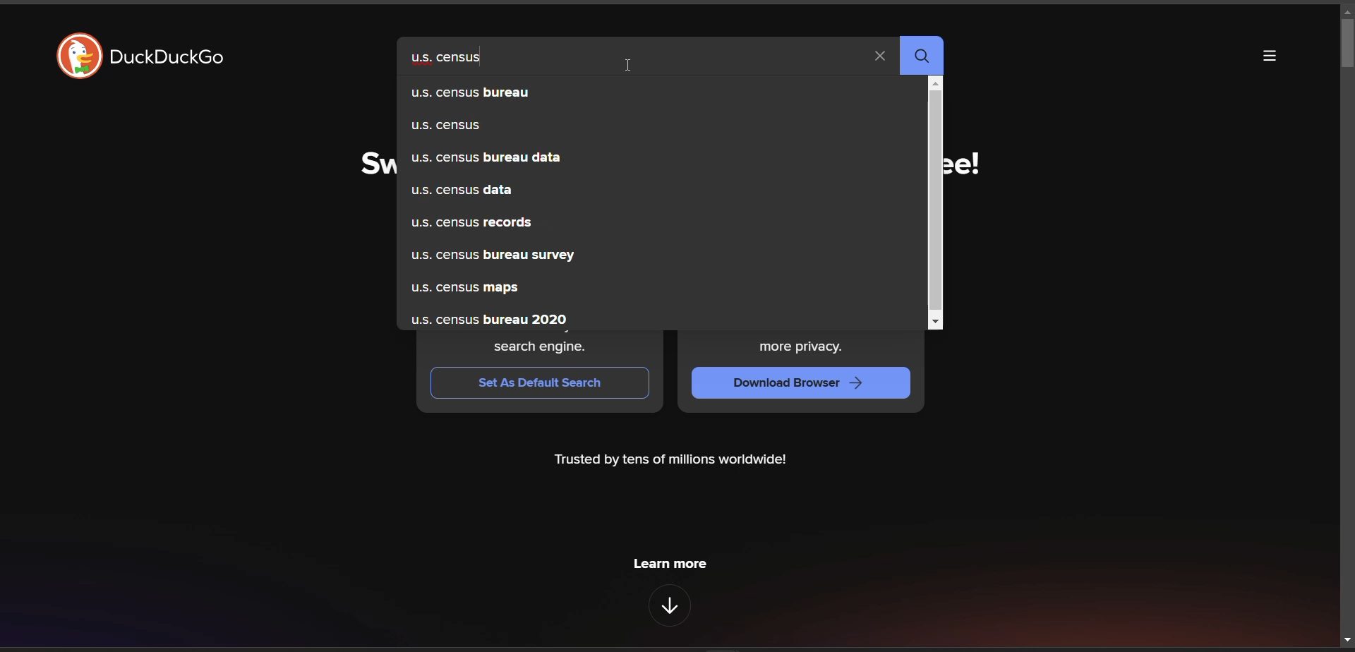 The width and height of the screenshot is (1355, 652). What do you see at coordinates (633, 56) in the screenshot?
I see `search bar ` at bounding box center [633, 56].